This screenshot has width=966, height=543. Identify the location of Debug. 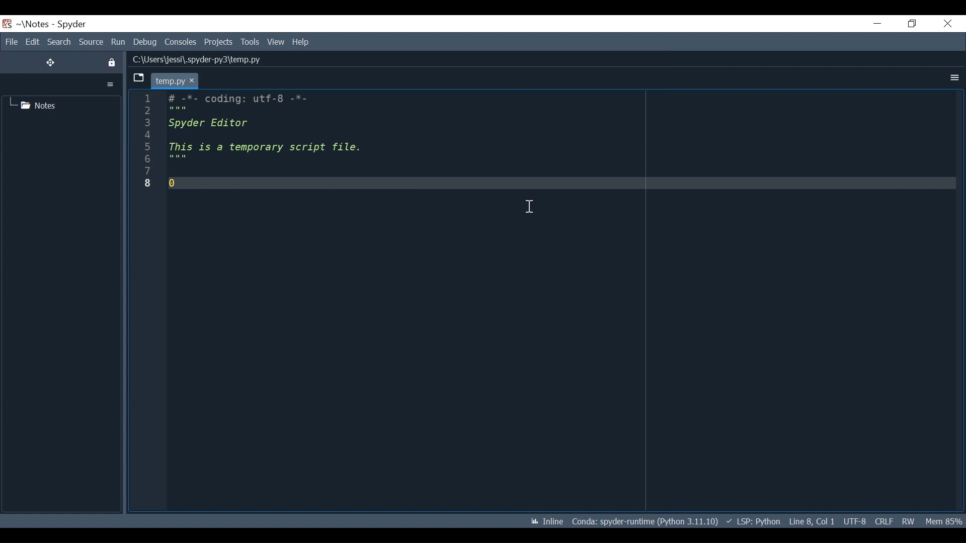
(145, 42).